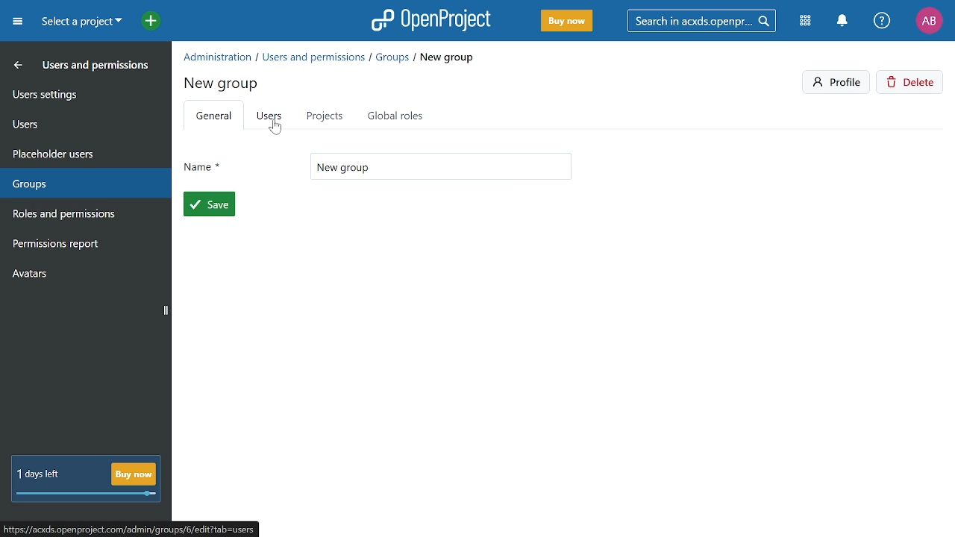 This screenshot has width=955, height=537. What do you see at coordinates (141, 528) in the screenshot?
I see `path` at bounding box center [141, 528].